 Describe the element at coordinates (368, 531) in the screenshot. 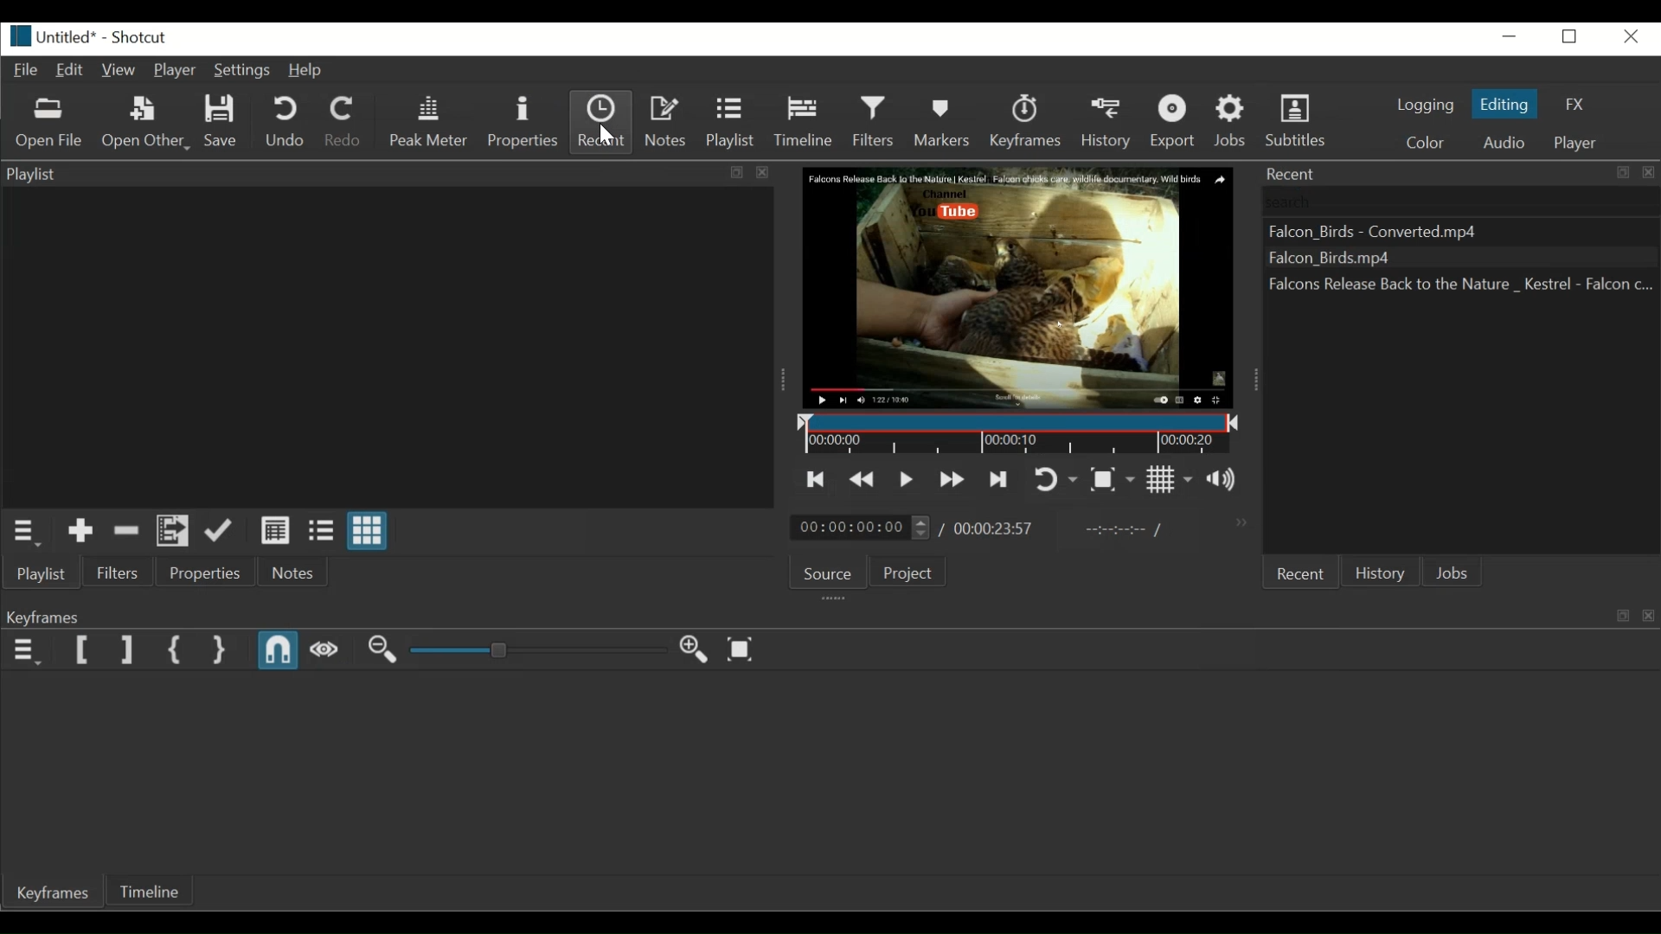

I see `View as icon` at that location.